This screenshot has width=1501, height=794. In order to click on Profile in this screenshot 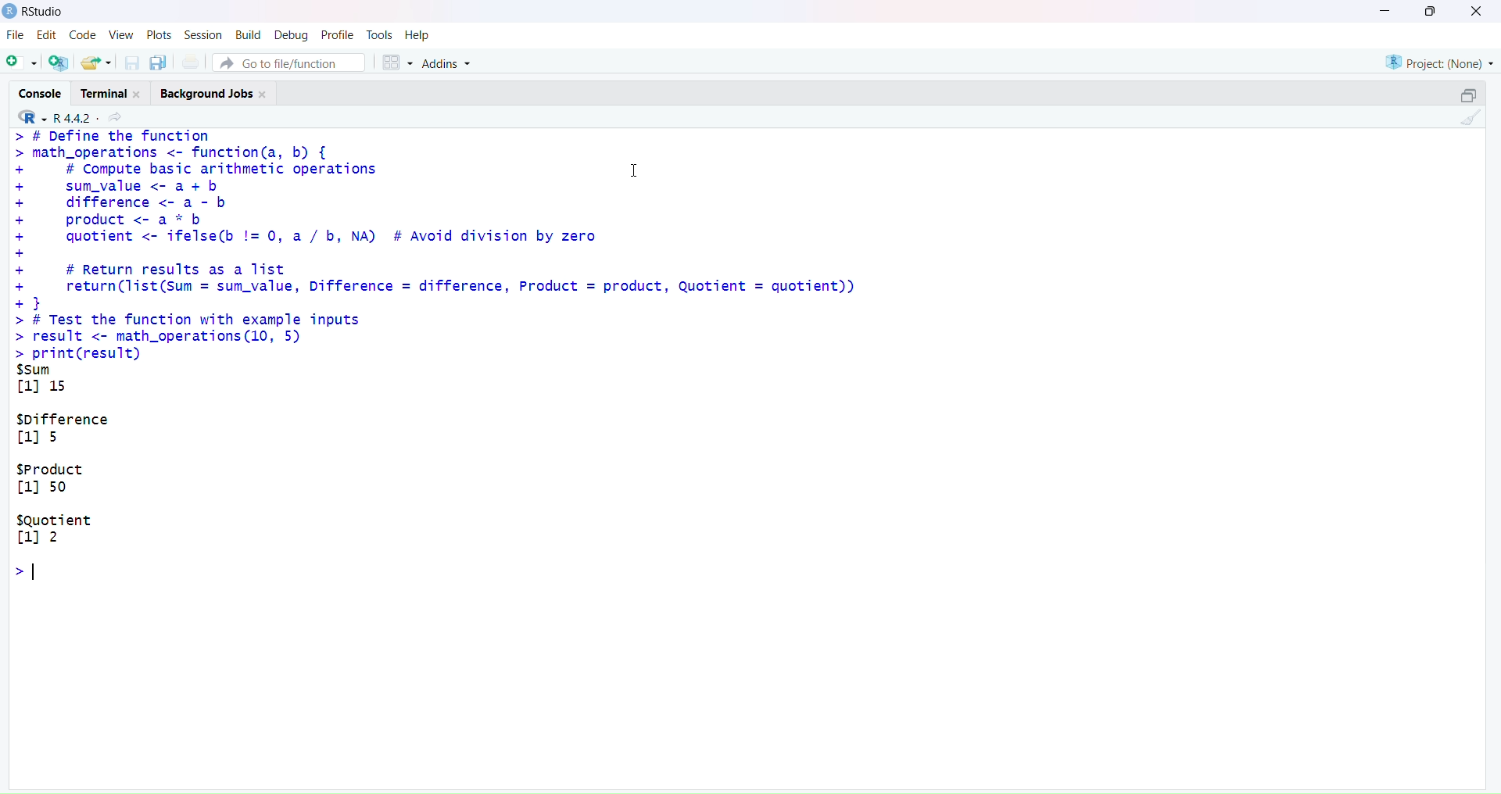, I will do `click(337, 33)`.